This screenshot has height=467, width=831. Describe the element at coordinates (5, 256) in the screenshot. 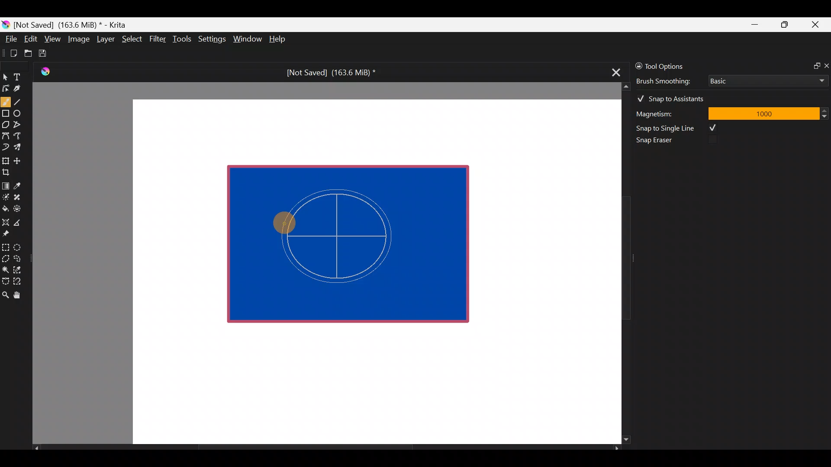

I see `Polygonal section tool` at that location.